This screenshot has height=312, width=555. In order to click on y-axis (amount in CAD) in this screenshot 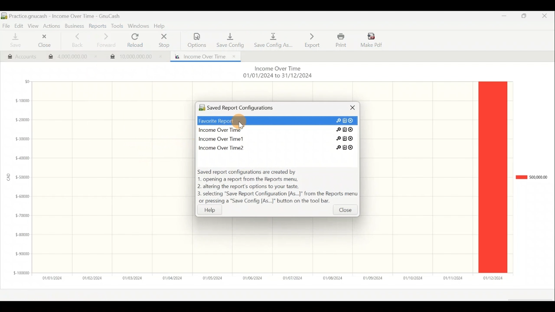, I will do `click(20, 181)`.